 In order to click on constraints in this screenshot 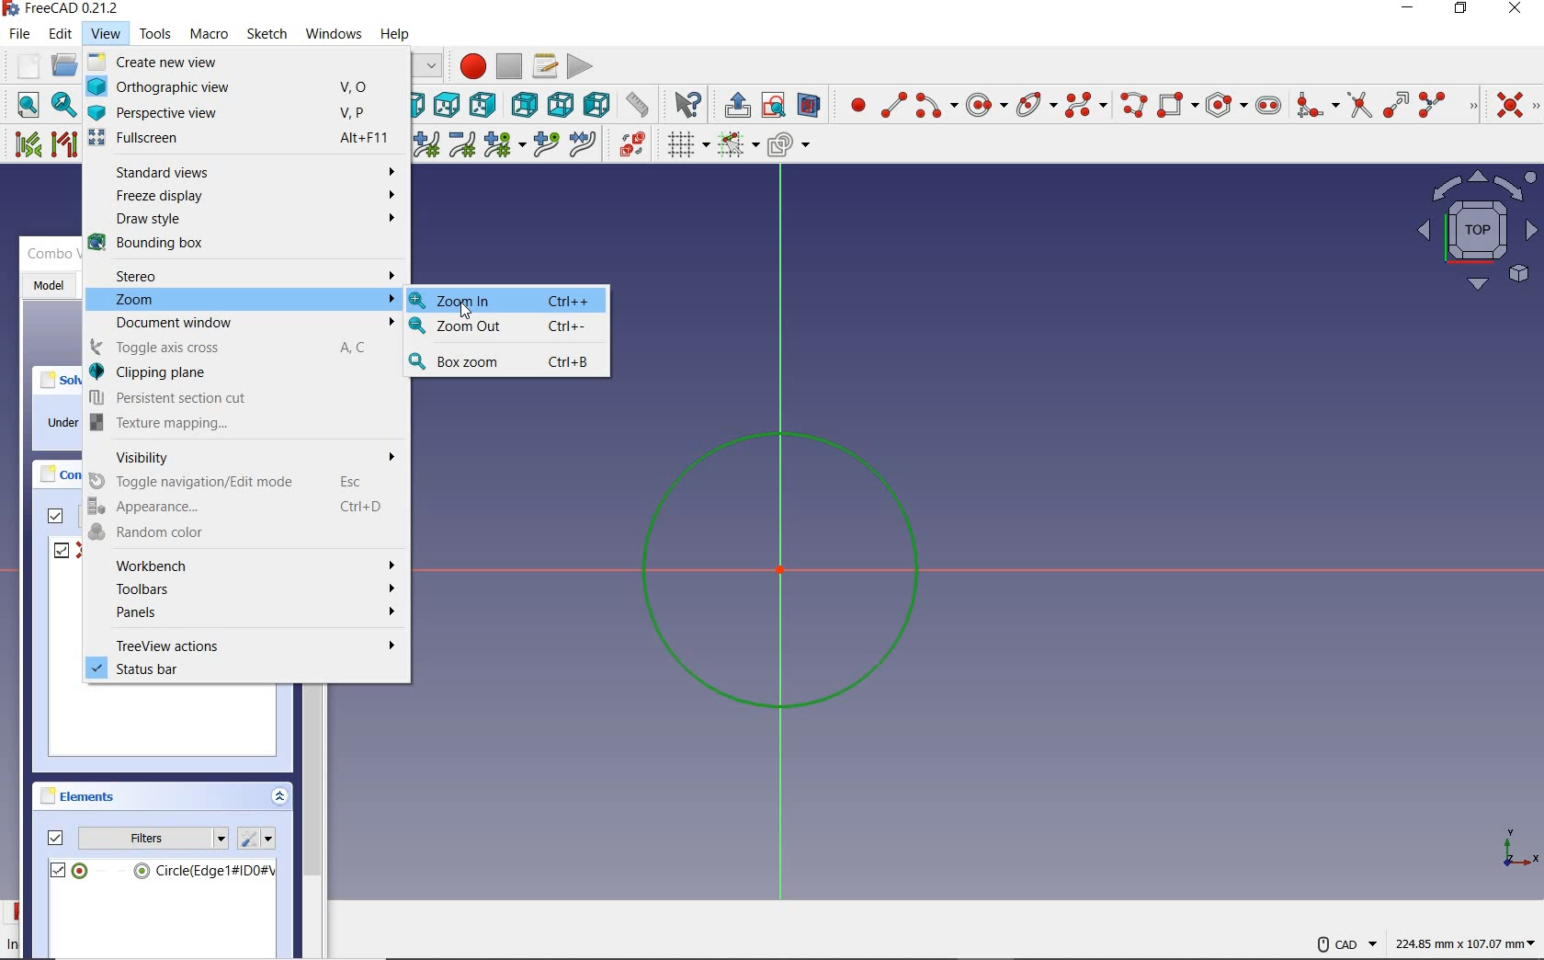, I will do `click(57, 475)`.